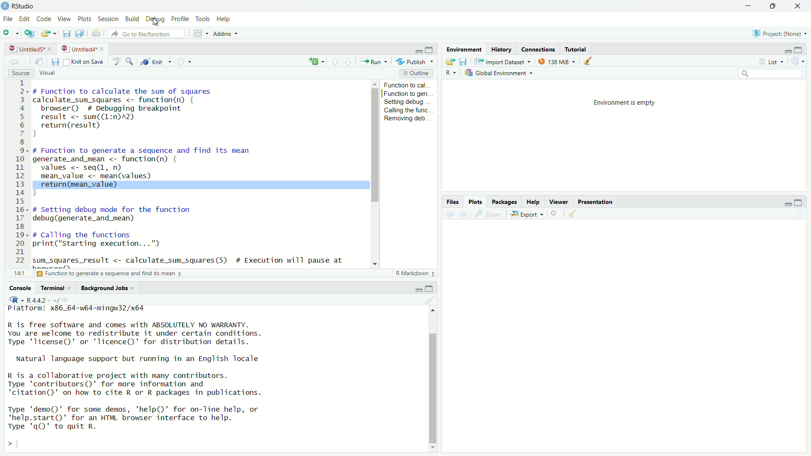 This screenshot has height=456, width=811. I want to click on save all open documents, so click(81, 34).